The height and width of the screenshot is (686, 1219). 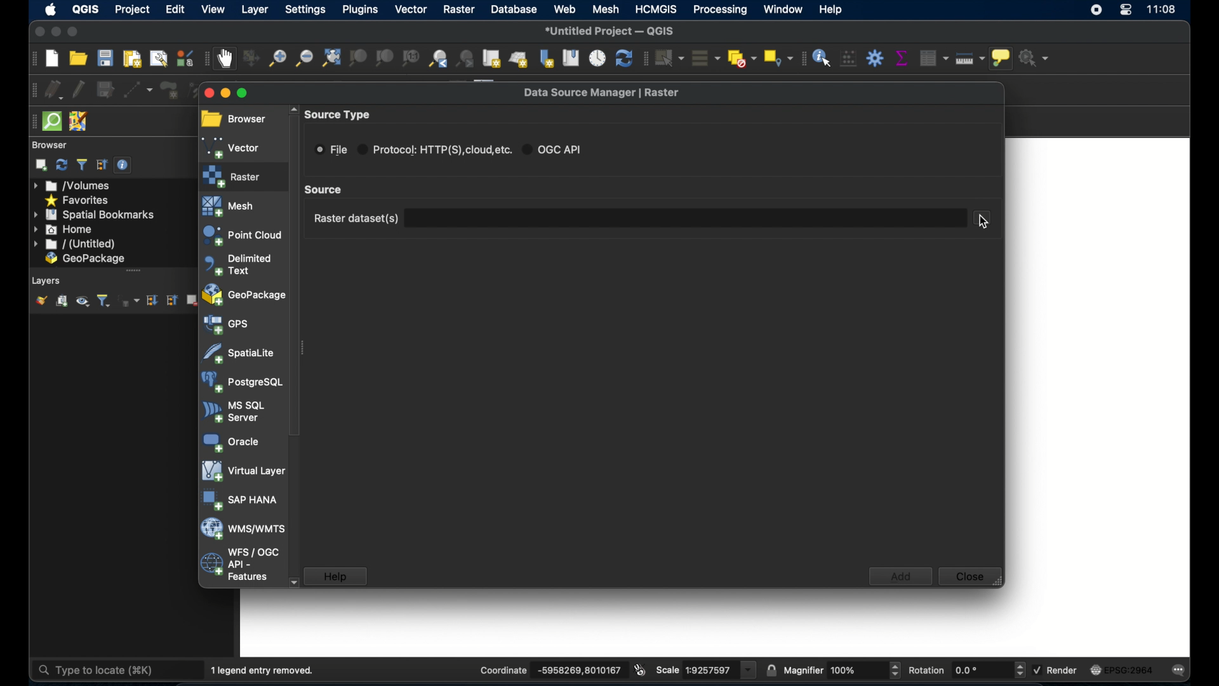 I want to click on ogc api radio button, so click(x=555, y=149).